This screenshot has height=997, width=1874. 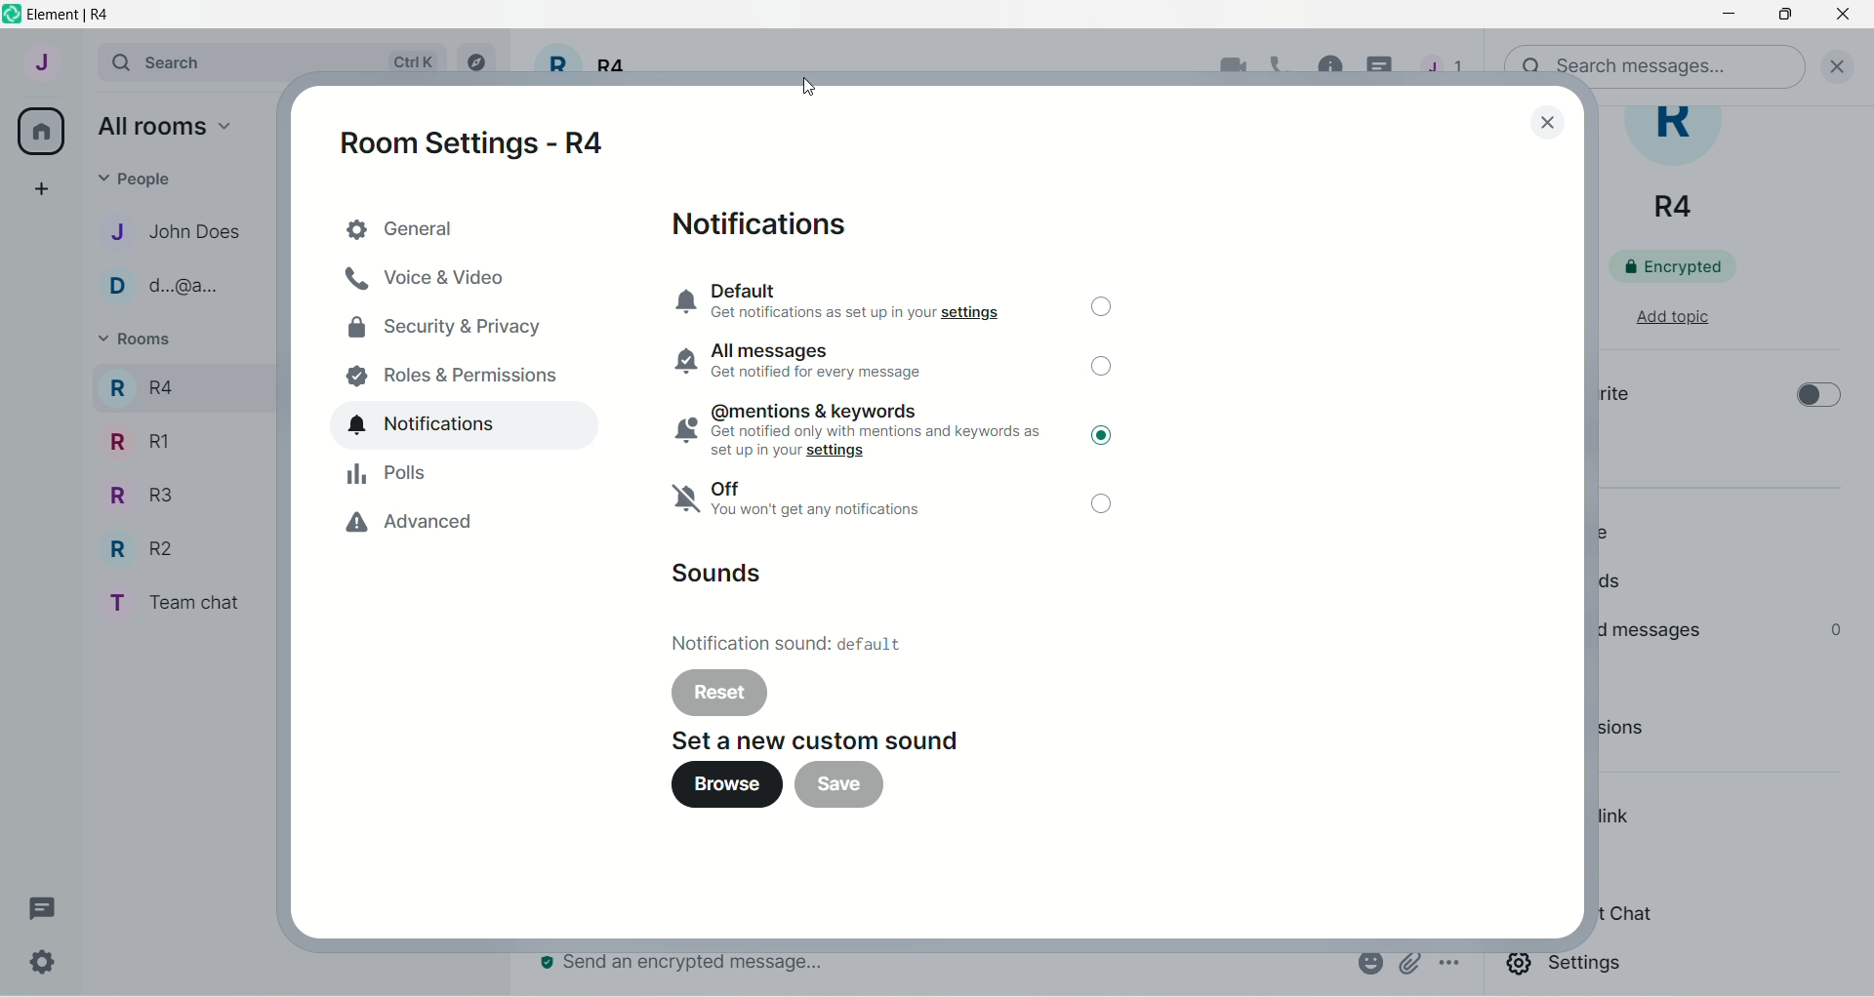 I want to click on cursor, so click(x=809, y=88).